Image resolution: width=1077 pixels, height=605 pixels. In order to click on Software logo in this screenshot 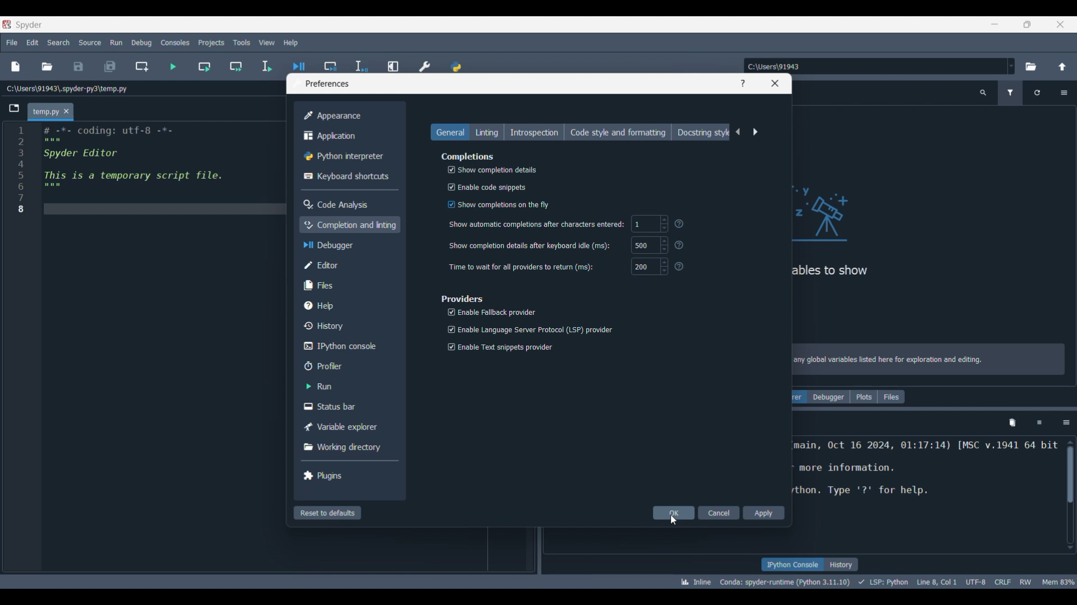, I will do `click(7, 25)`.